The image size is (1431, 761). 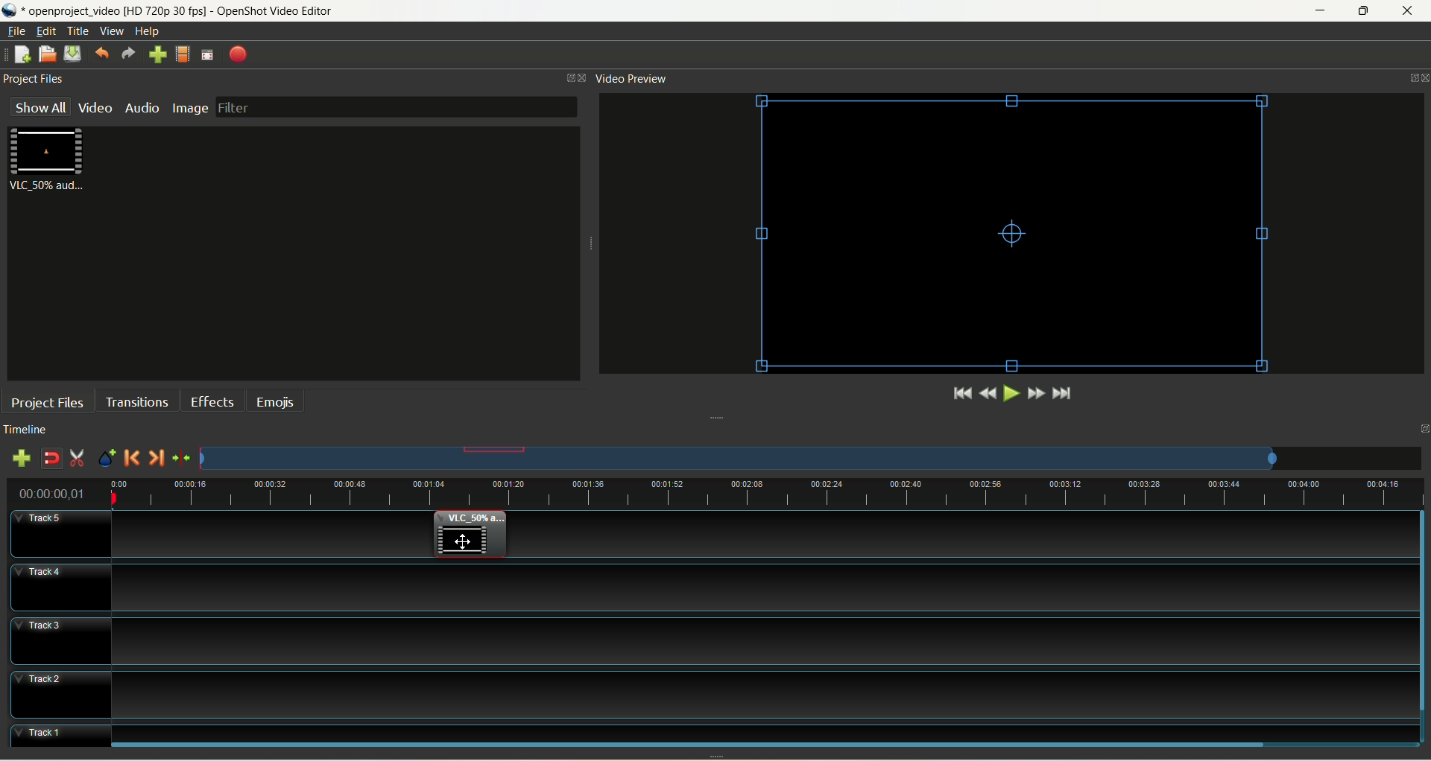 I want to click on next marker, so click(x=155, y=459).